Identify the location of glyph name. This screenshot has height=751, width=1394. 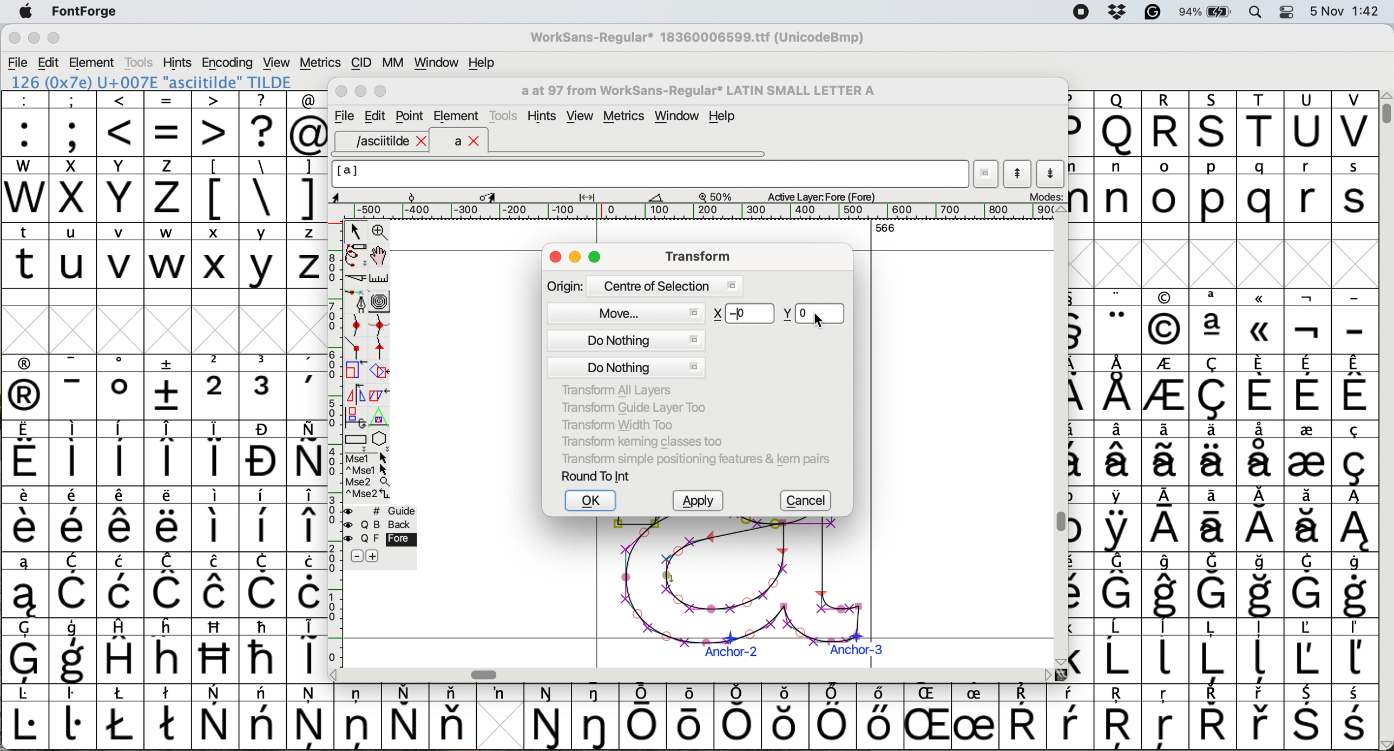
(649, 174).